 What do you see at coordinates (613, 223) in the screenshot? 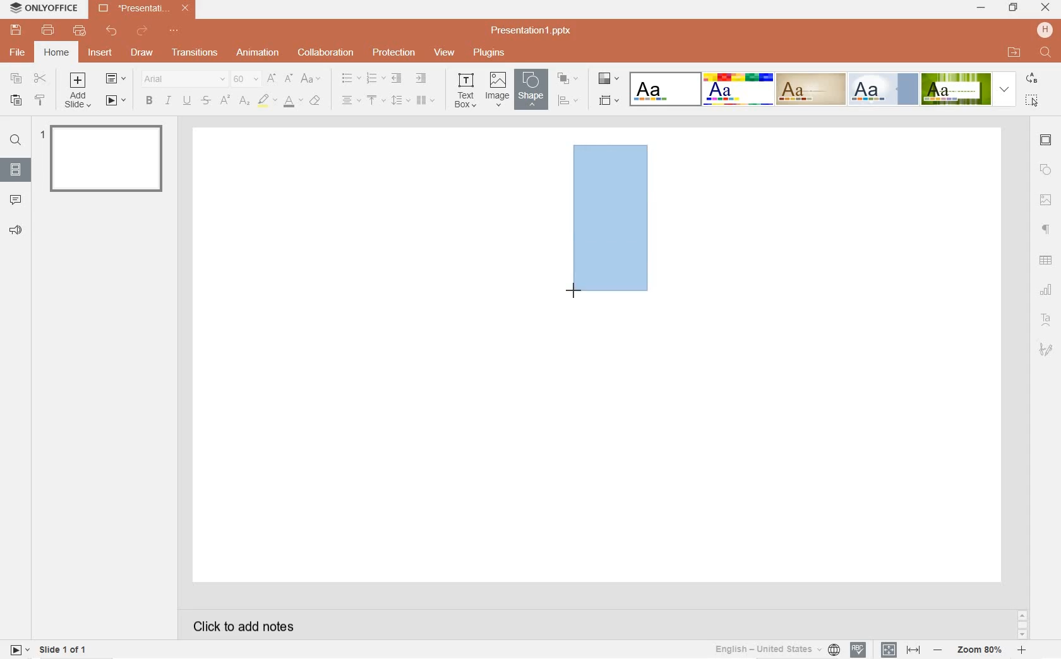
I see `mock rectangle shape` at bounding box center [613, 223].